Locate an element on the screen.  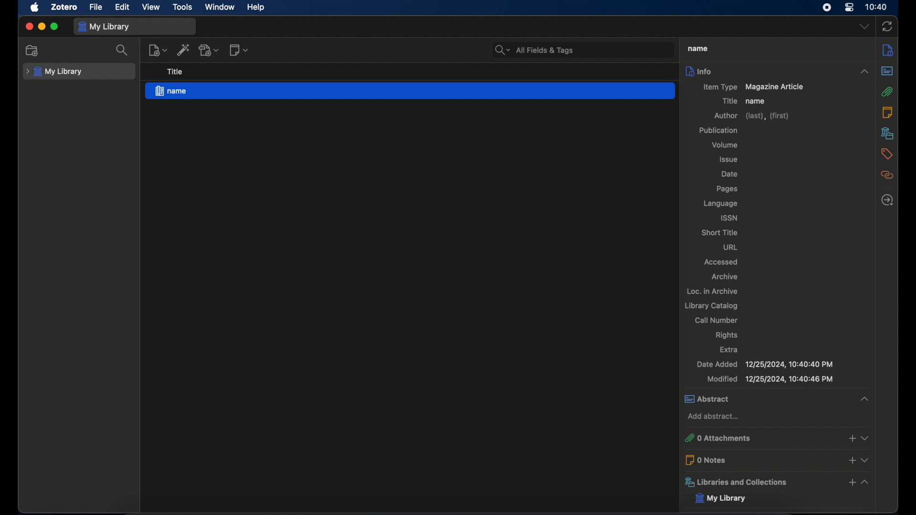
tags is located at coordinates (887, 155).